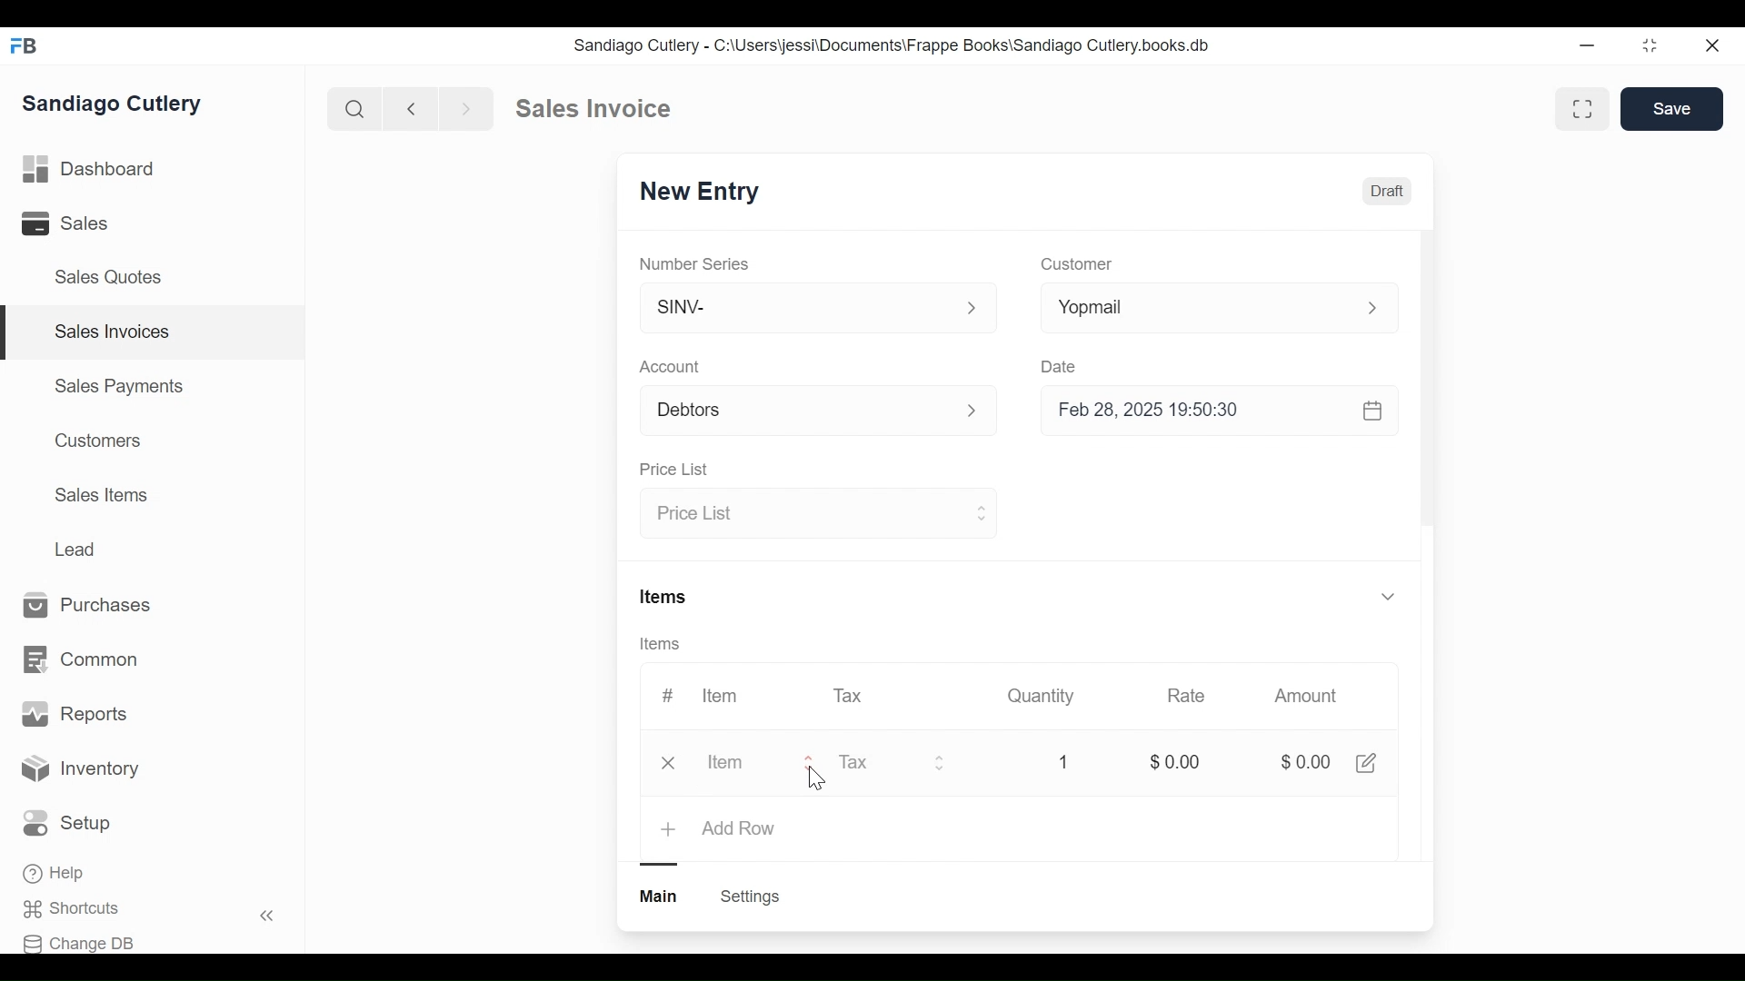 Image resolution: width=1745 pixels, height=981 pixels. I want to click on cursor, so click(814, 780).